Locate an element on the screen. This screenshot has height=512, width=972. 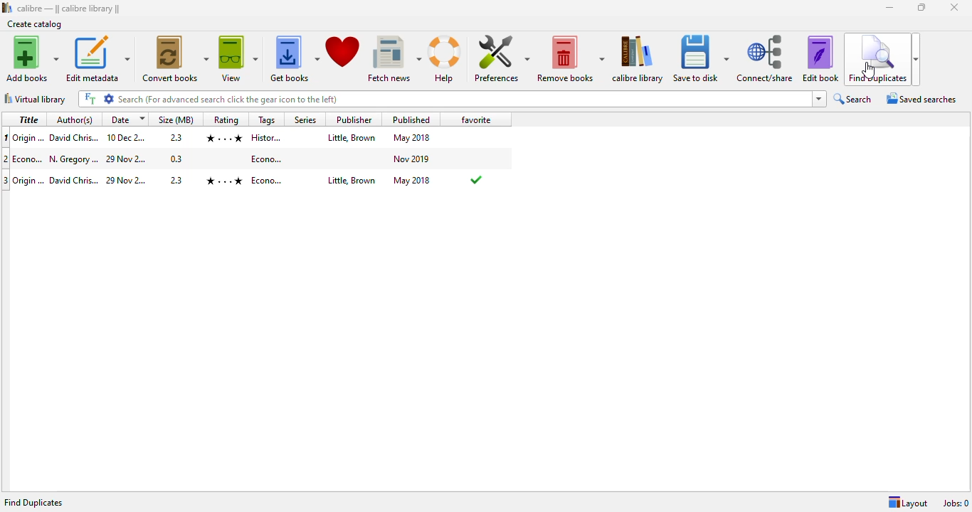
connect/share is located at coordinates (766, 59).